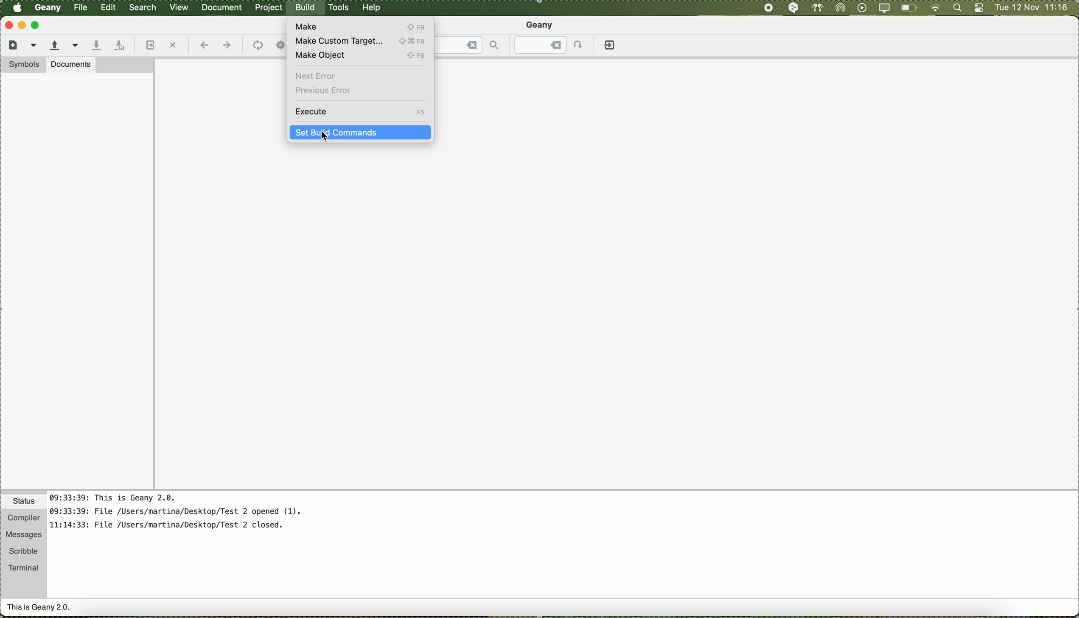  I want to click on make object, so click(361, 57).